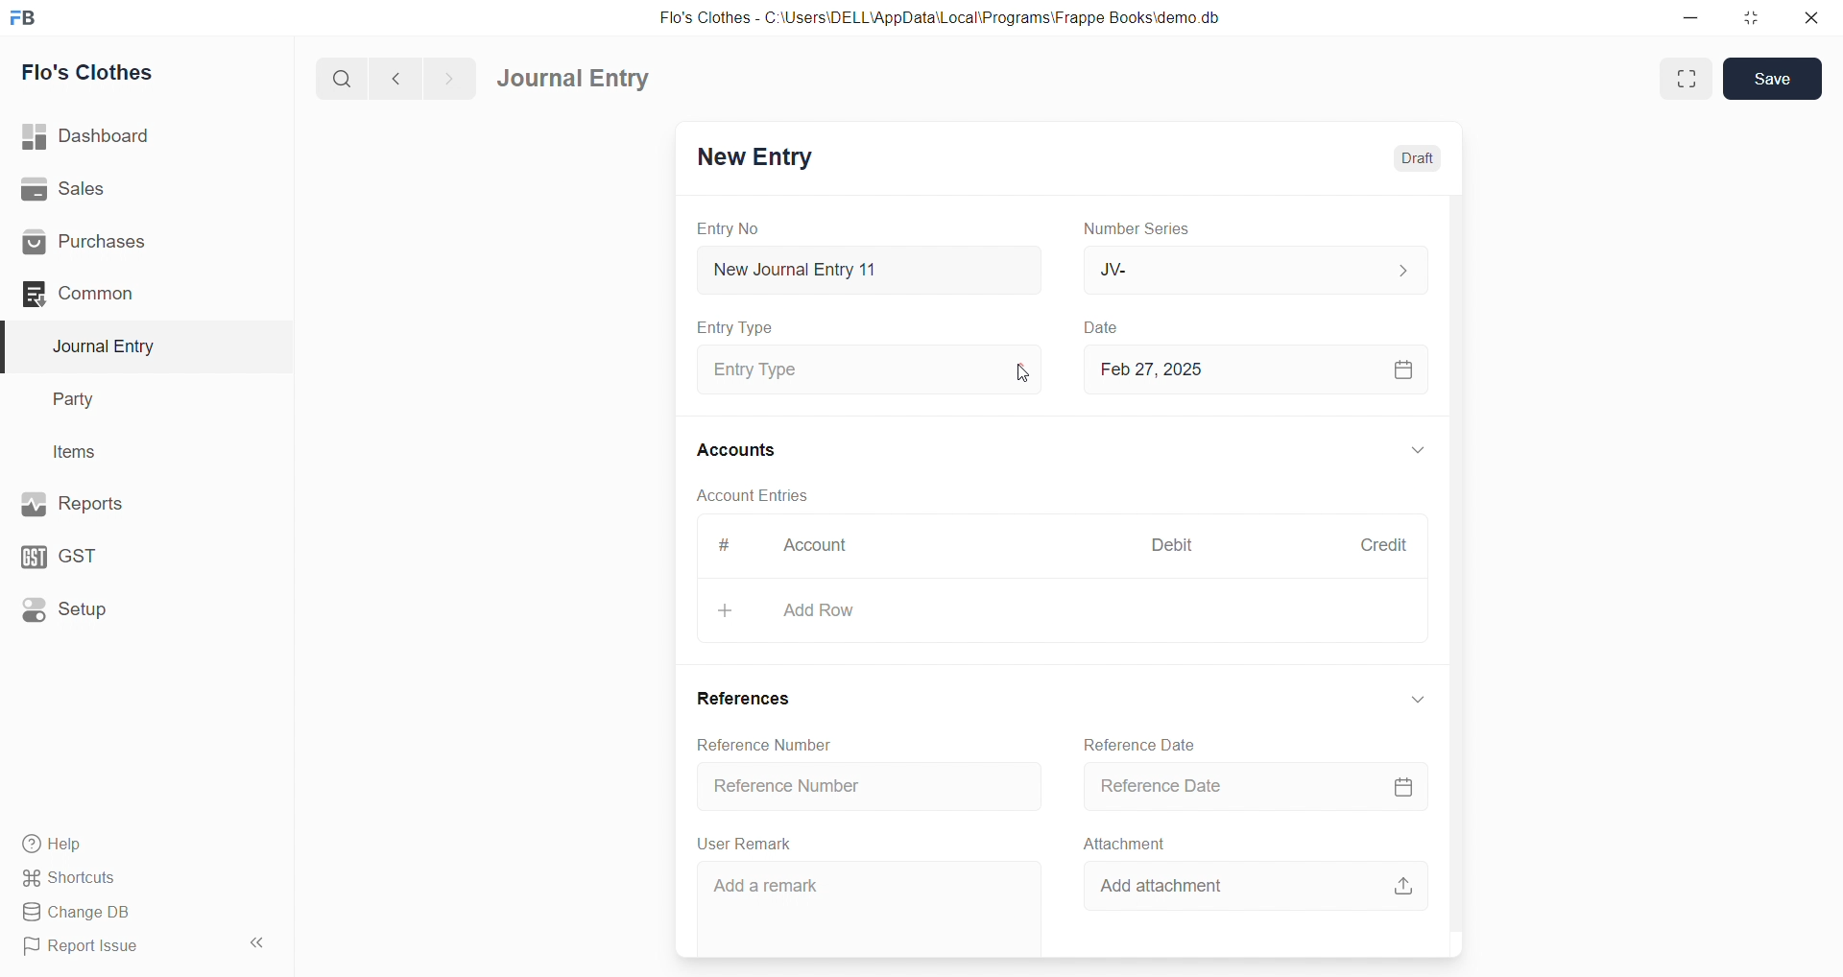 This screenshot has width=1843, height=977. I want to click on Entry No, so click(728, 229).